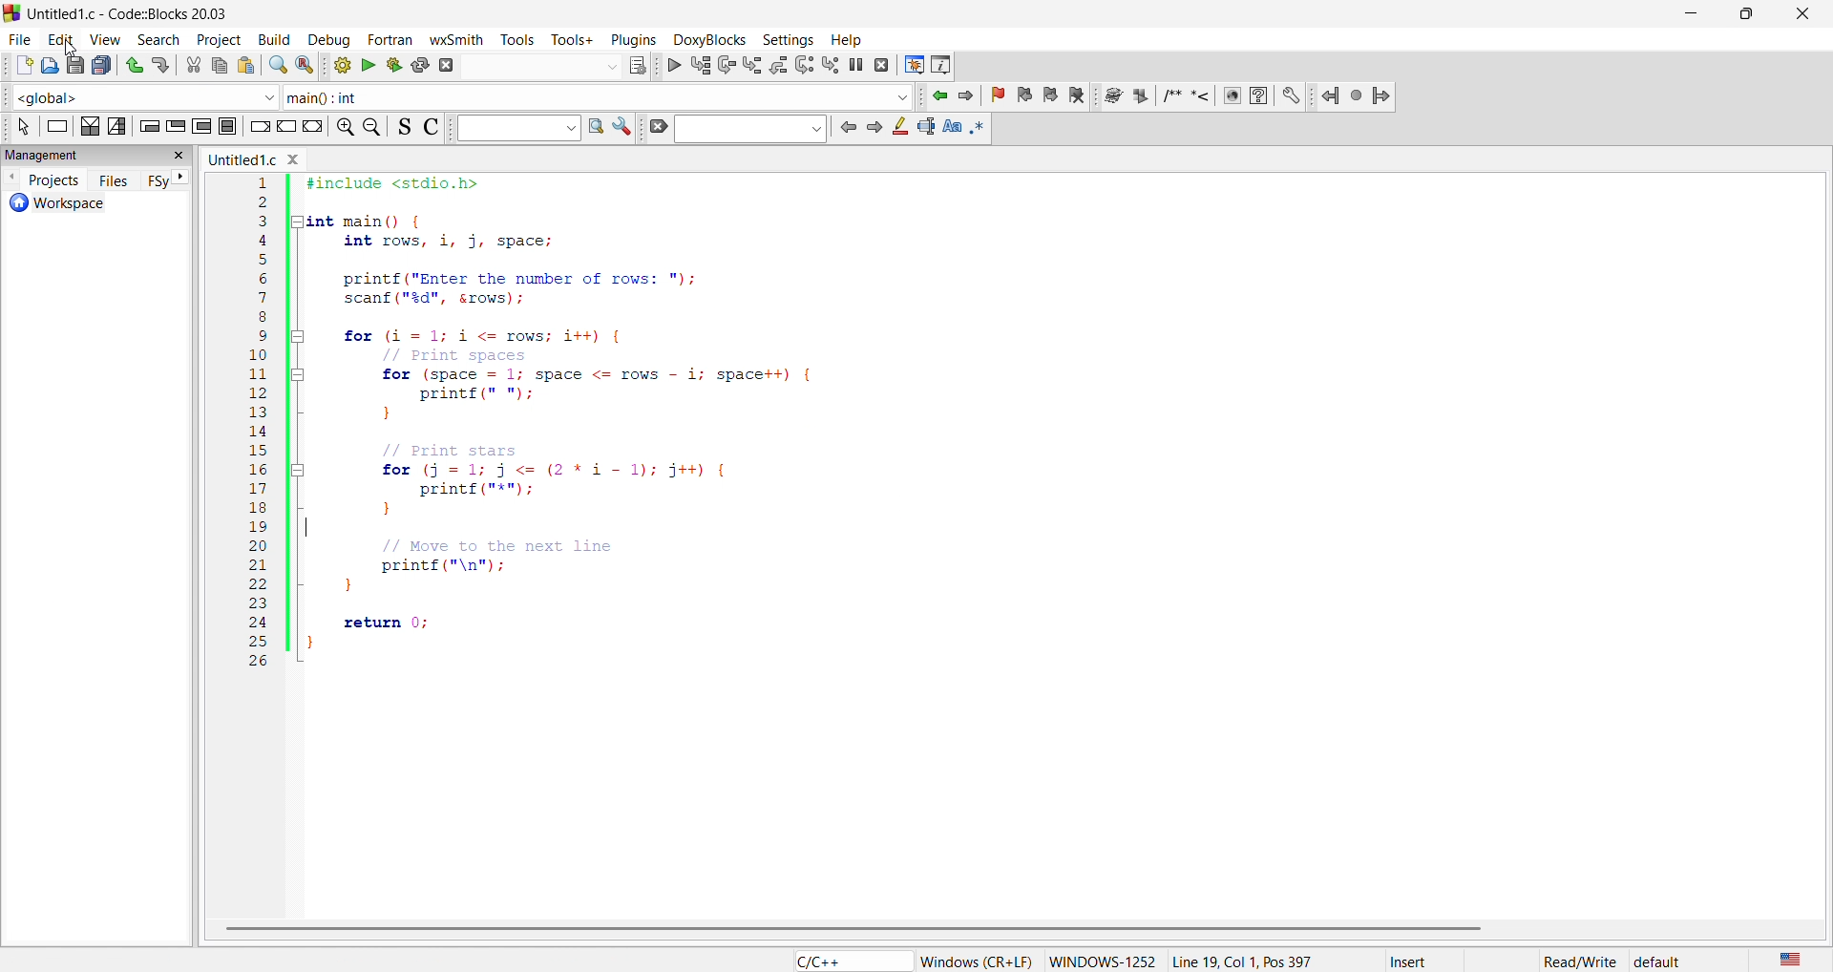 The height and width of the screenshot is (972, 1833). What do you see at coordinates (598, 96) in the screenshot?
I see `function select` at bounding box center [598, 96].